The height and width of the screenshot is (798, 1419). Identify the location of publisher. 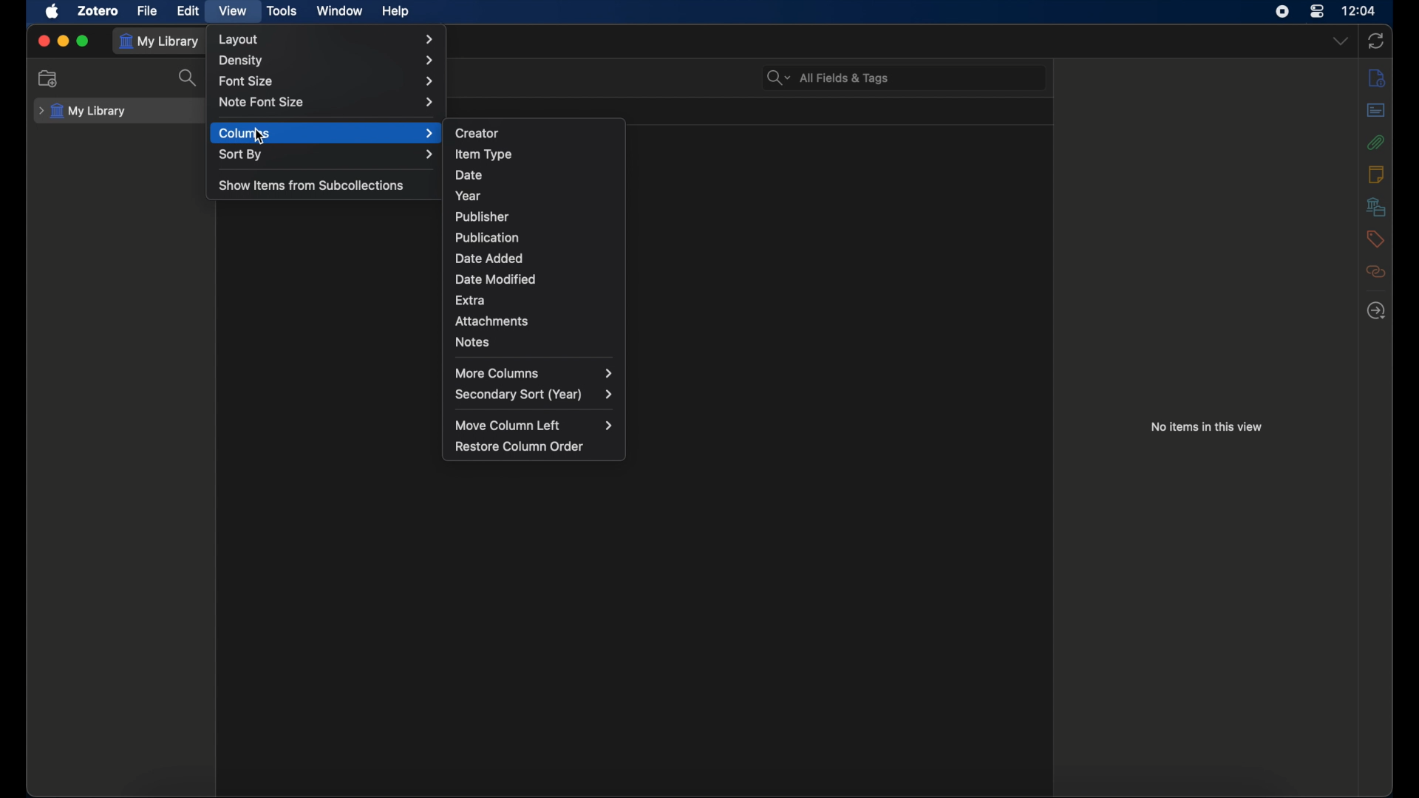
(483, 216).